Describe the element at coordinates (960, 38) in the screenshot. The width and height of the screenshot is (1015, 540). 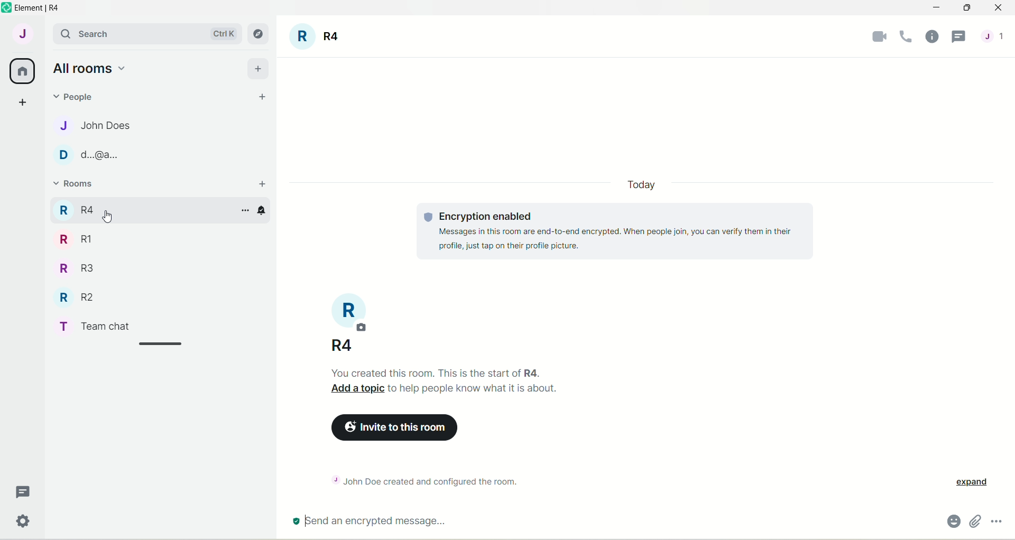
I see `threads` at that location.